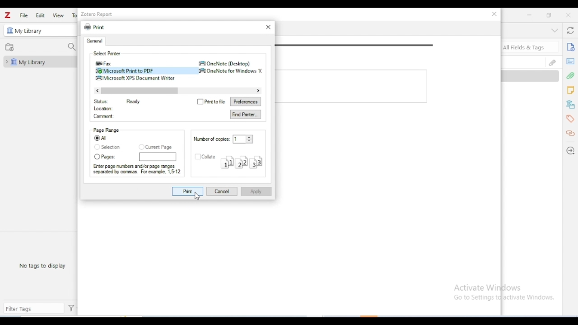  I want to click on general, so click(95, 41).